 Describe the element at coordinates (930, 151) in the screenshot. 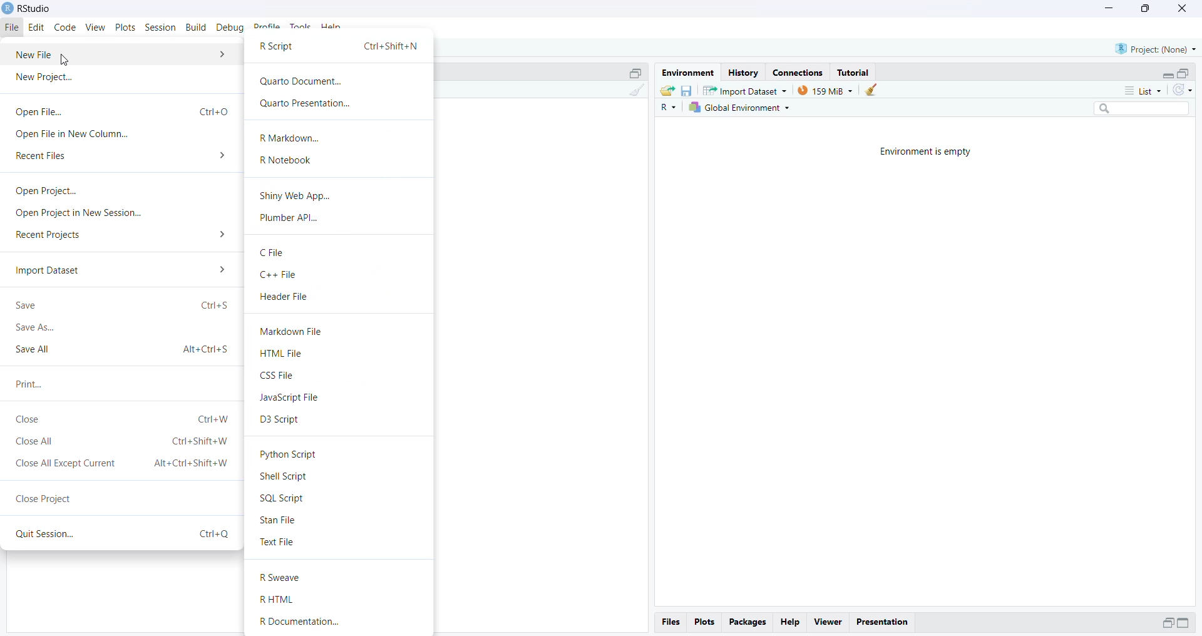

I see `Environment is empty` at that location.